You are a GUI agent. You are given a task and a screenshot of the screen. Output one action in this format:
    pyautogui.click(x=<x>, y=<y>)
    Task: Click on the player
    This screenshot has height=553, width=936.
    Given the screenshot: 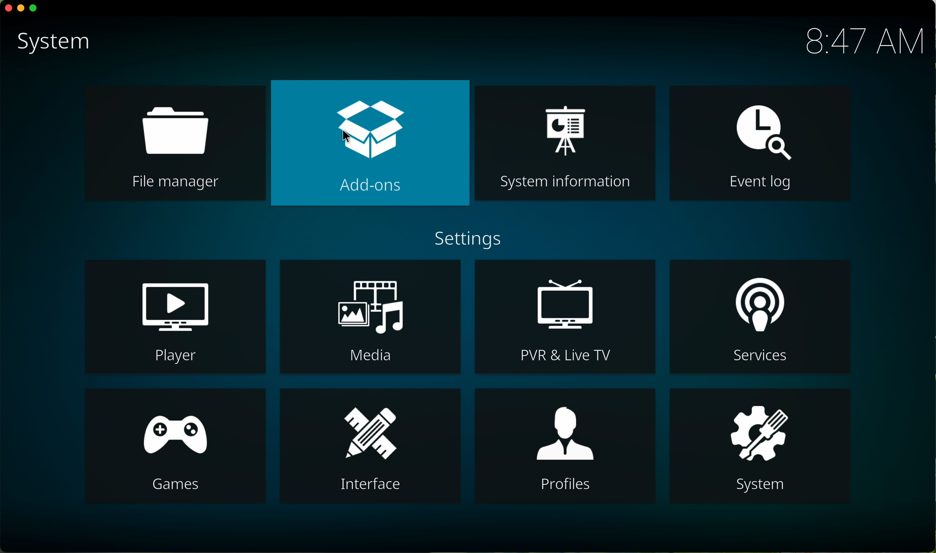 What is the action you would take?
    pyautogui.click(x=177, y=316)
    